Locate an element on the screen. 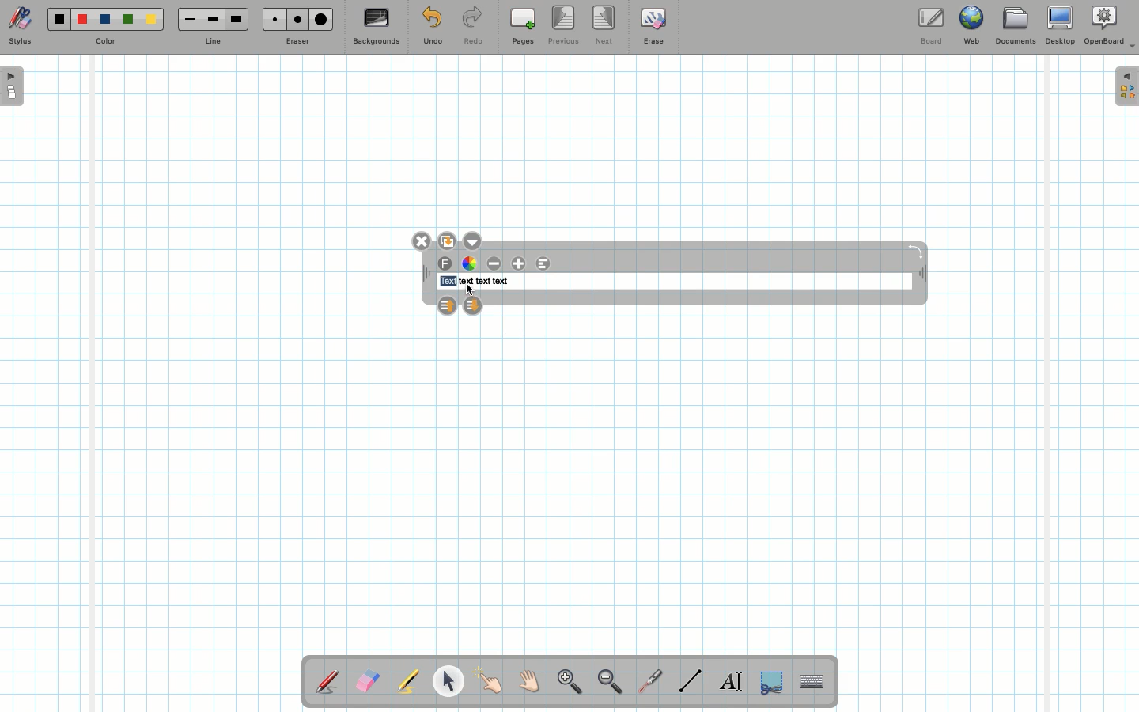 The image size is (1139, 712). Highlighter is located at coordinates (407, 683).